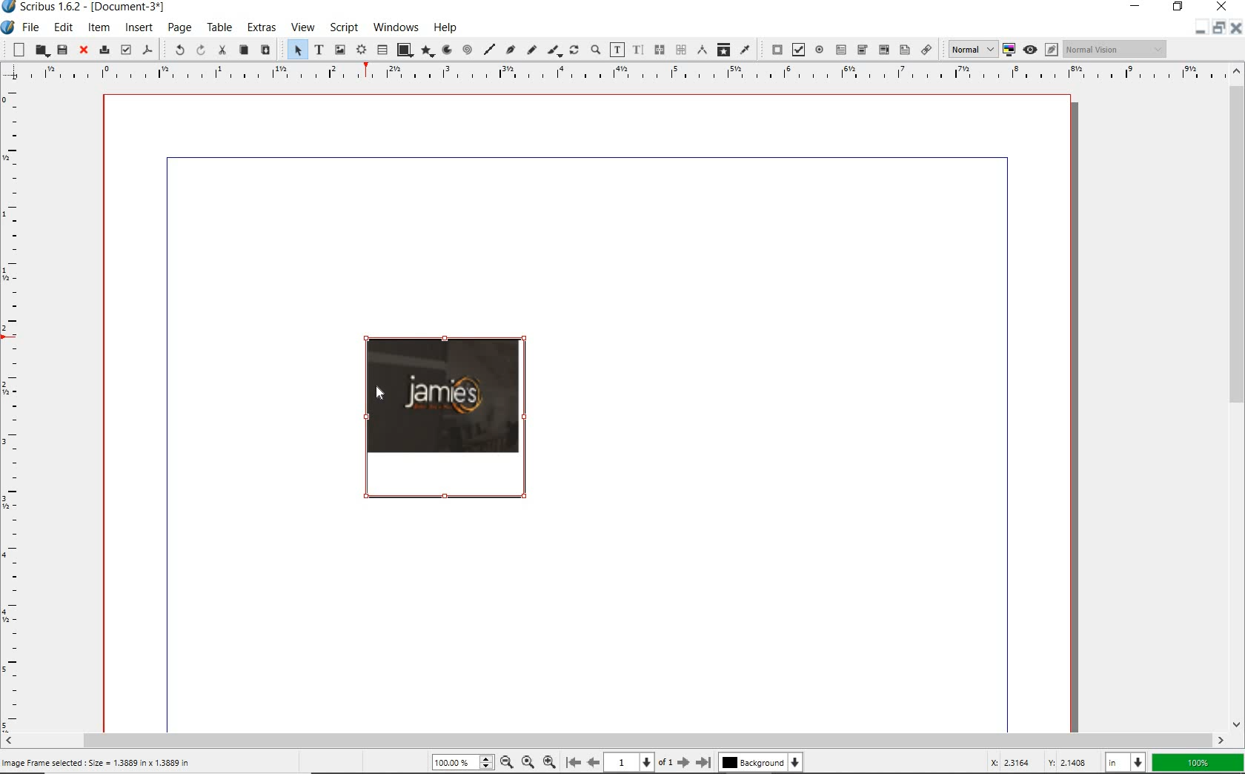 The width and height of the screenshot is (1245, 774). I want to click on pdf radio button, so click(820, 50).